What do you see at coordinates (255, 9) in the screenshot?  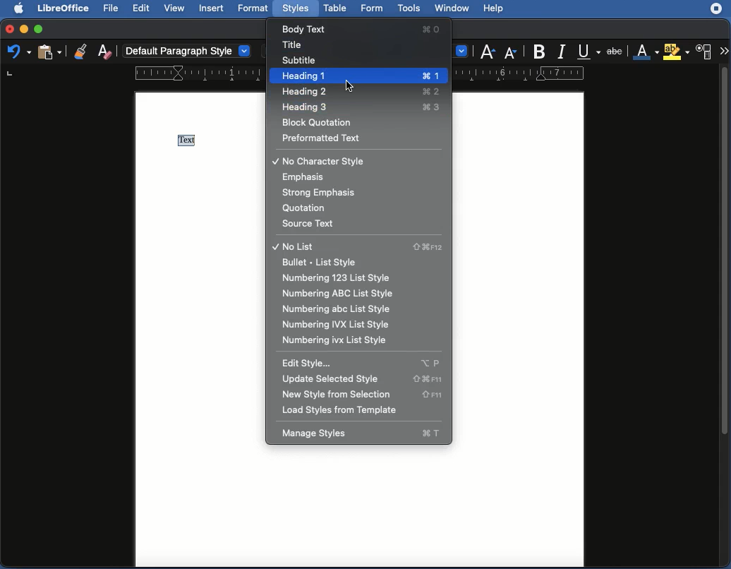 I see `Format` at bounding box center [255, 9].